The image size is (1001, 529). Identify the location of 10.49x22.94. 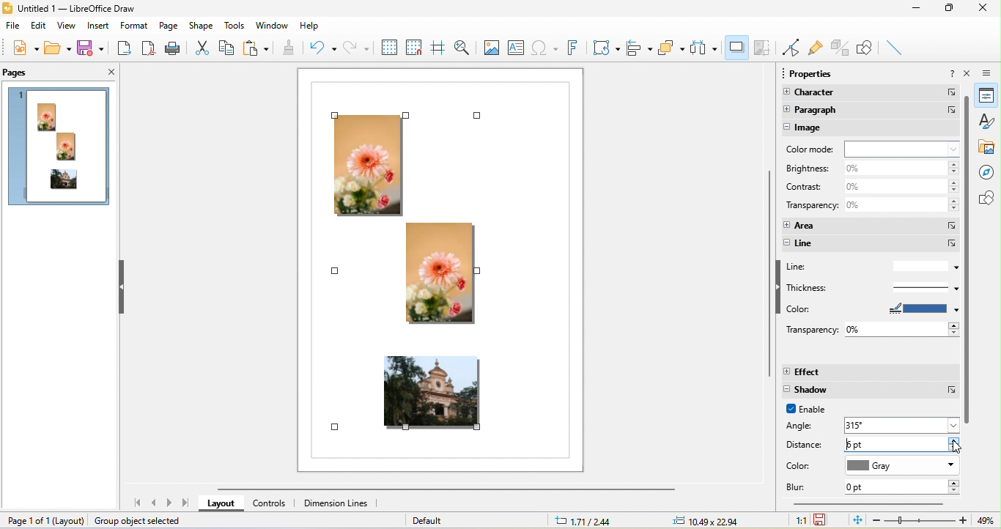
(706, 520).